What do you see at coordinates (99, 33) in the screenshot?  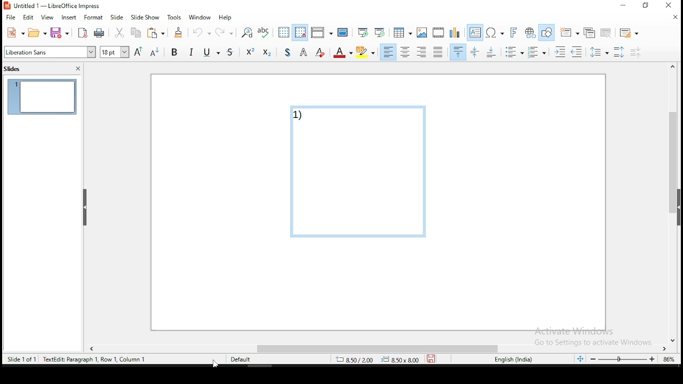 I see `print` at bounding box center [99, 33].